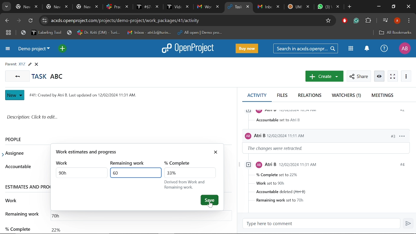  What do you see at coordinates (37, 64) in the screenshot?
I see `CLose` at bounding box center [37, 64].